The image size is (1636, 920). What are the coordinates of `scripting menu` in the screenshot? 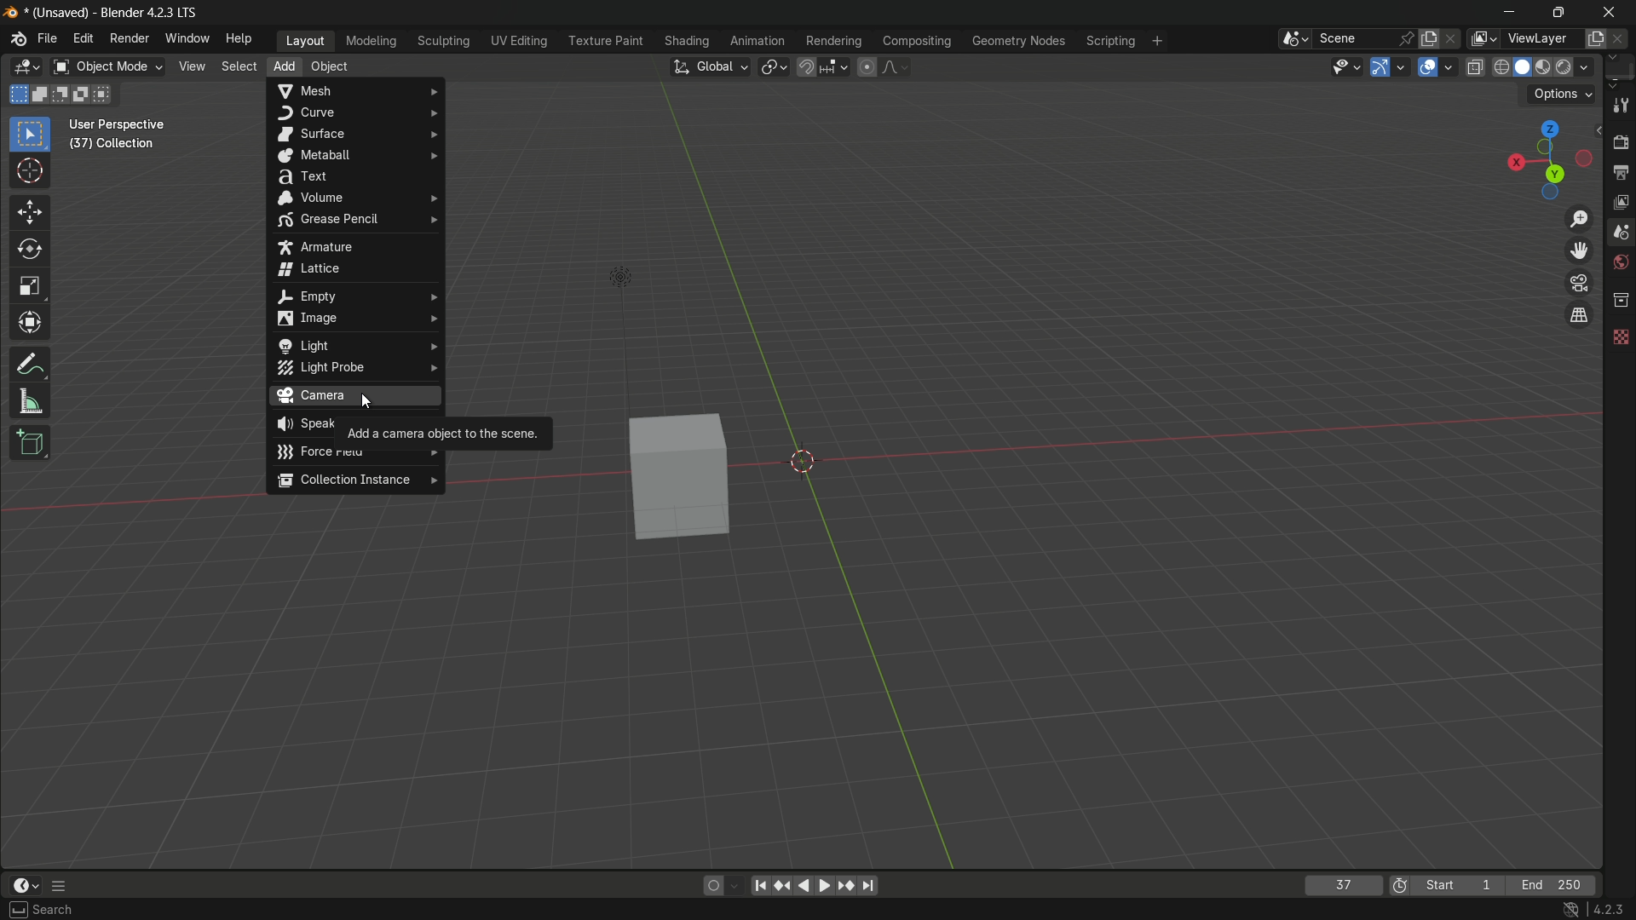 It's located at (1110, 41).